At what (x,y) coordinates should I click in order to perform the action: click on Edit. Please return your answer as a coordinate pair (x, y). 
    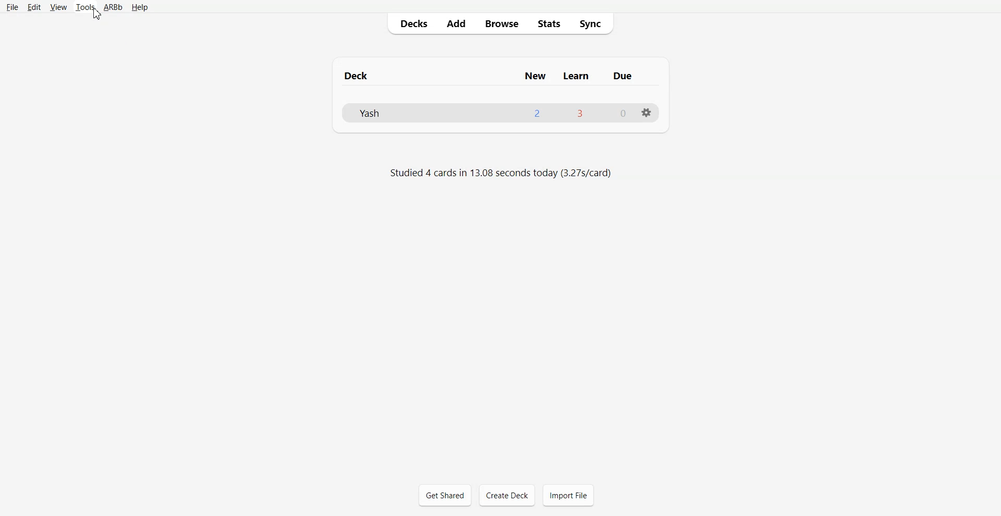
    Looking at the image, I should click on (33, 7).